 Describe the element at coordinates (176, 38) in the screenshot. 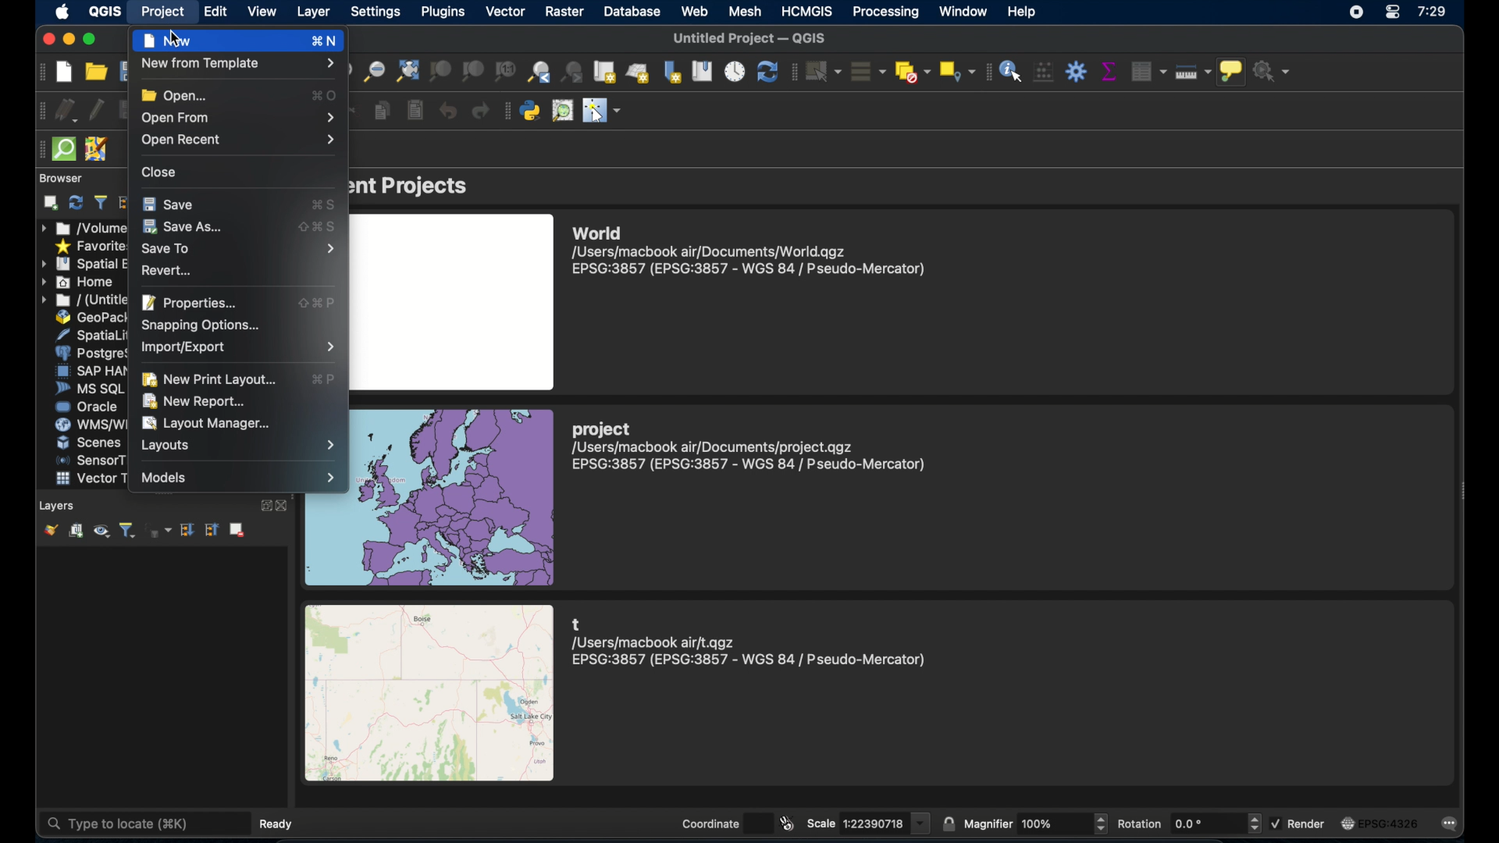

I see `cursor` at that location.